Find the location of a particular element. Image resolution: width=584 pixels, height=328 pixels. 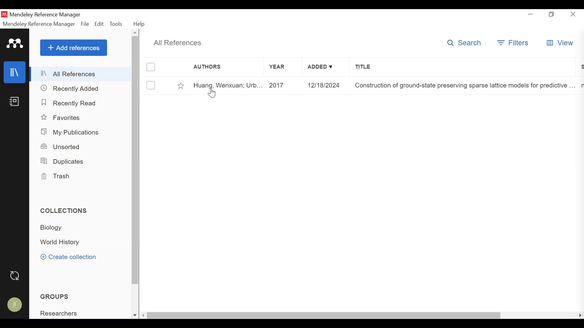

Unsorted is located at coordinates (61, 147).